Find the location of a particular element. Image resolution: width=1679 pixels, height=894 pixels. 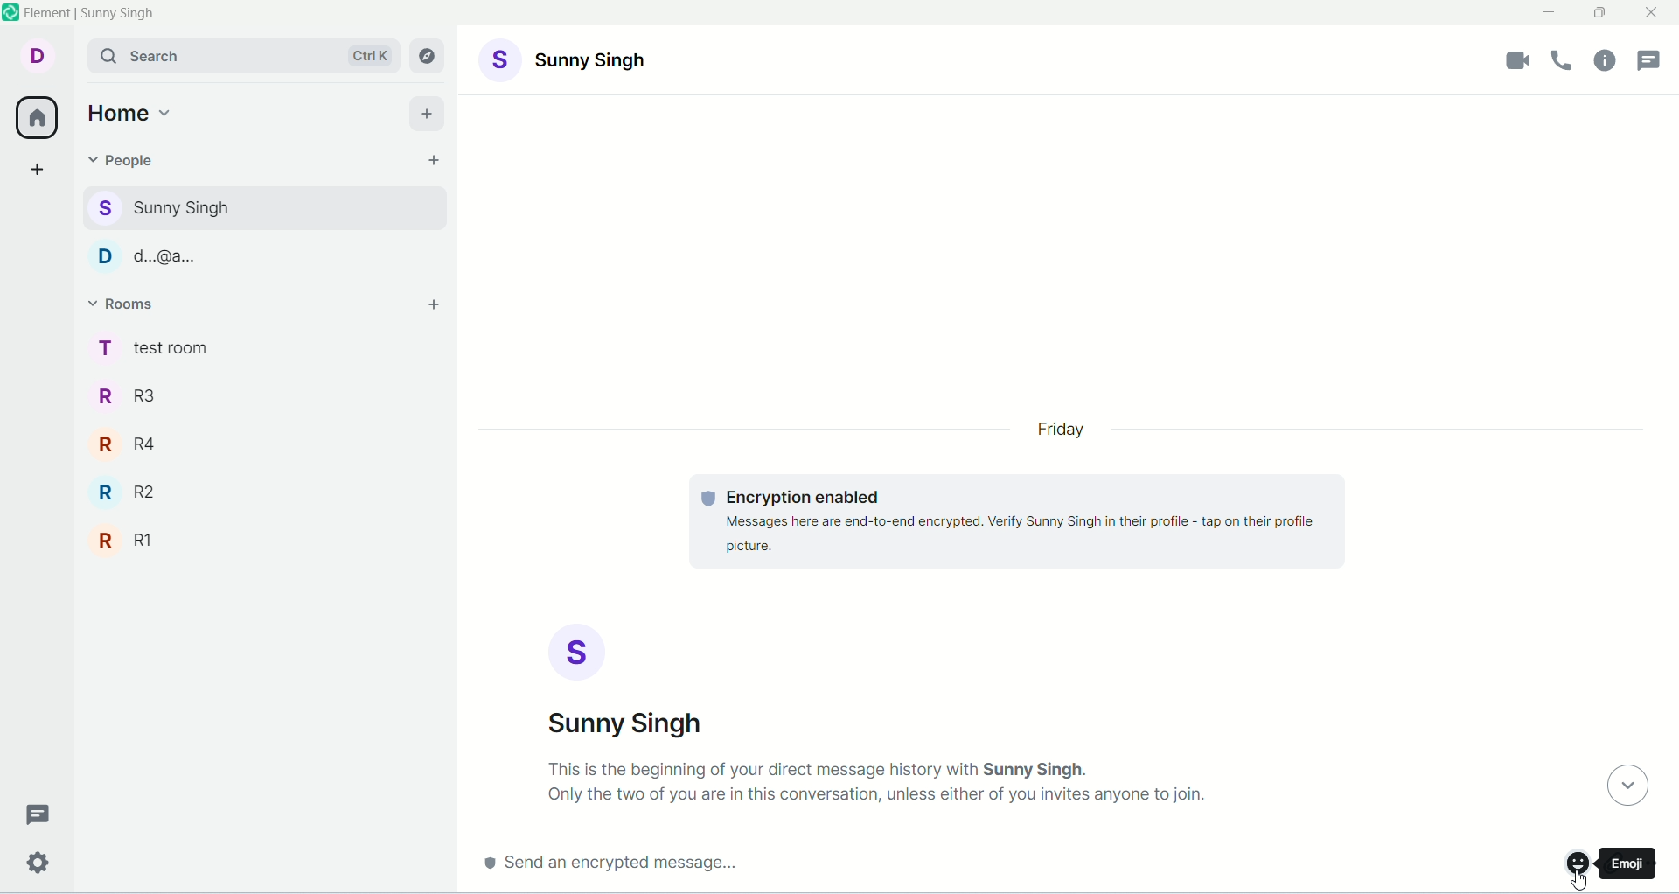

sunny singh is located at coordinates (261, 206).